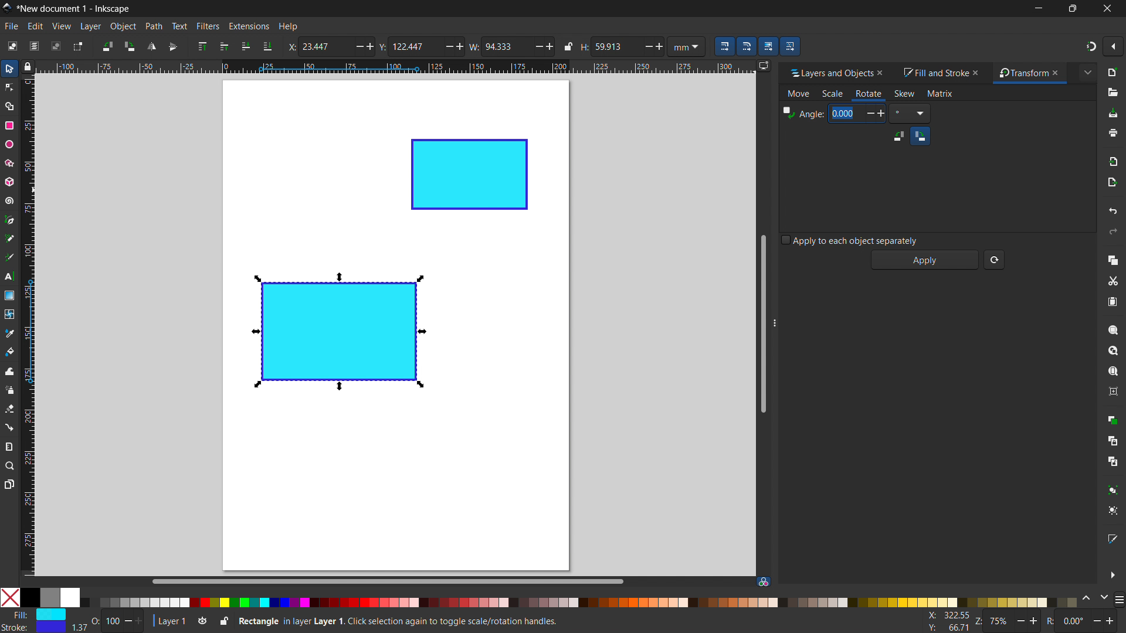 The height and width of the screenshot is (633, 1126). What do you see at coordinates (9, 69) in the screenshot?
I see `selector tool` at bounding box center [9, 69].